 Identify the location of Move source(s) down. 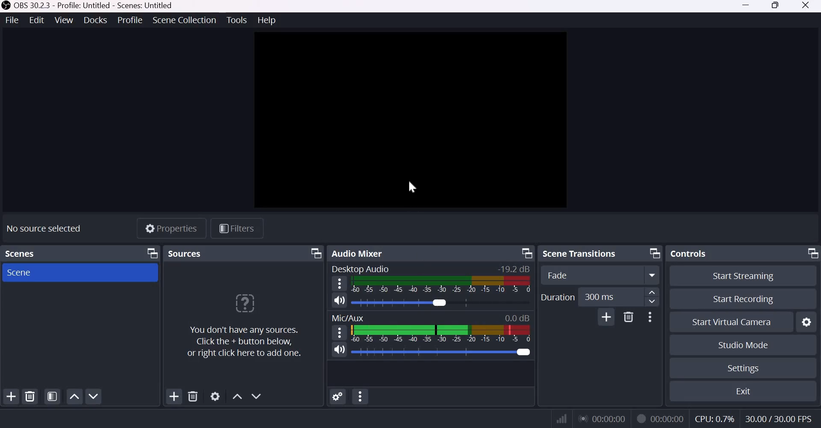
(257, 395).